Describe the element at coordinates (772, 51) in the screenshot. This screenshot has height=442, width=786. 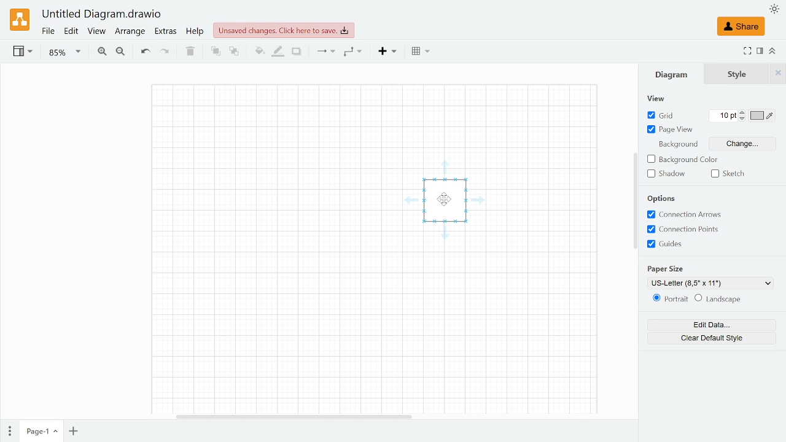
I see `Collapse /expamd` at that location.